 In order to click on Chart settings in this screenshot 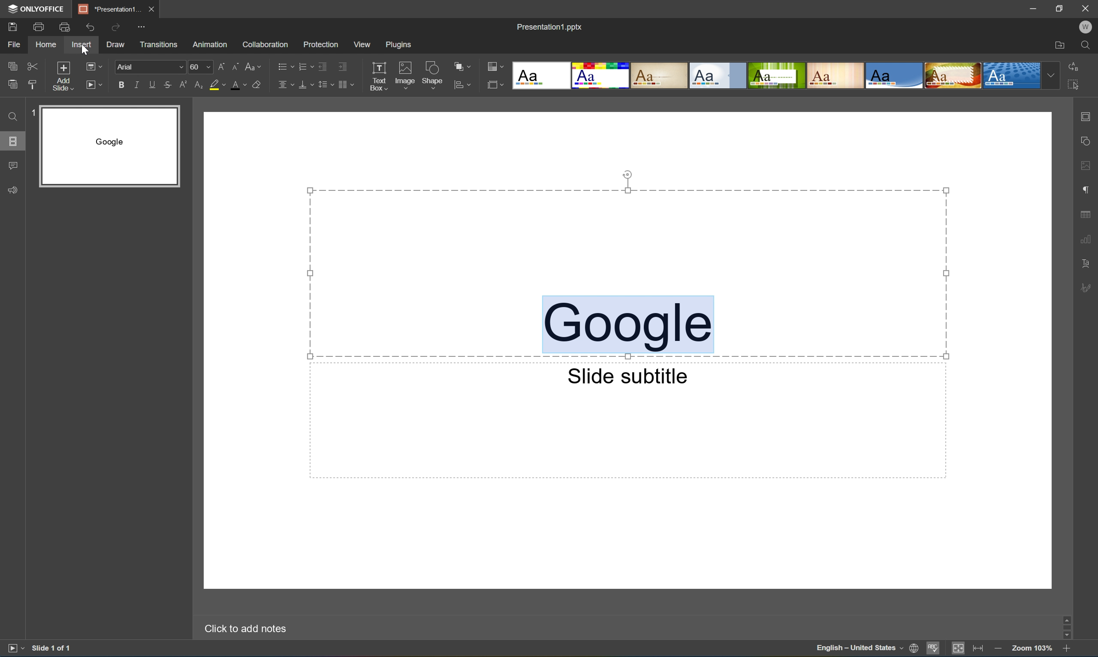, I will do `click(1086, 239)`.